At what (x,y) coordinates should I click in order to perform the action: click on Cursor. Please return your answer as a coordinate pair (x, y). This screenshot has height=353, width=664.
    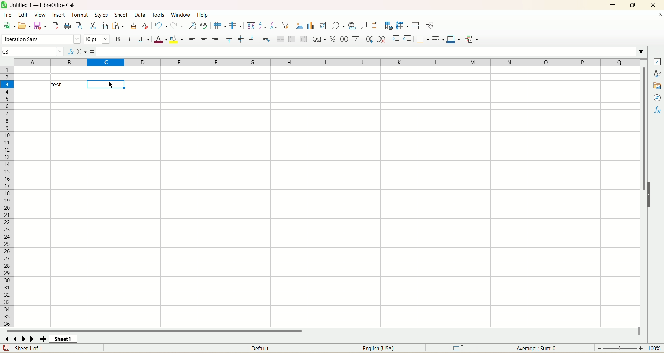
    Looking at the image, I should click on (111, 85).